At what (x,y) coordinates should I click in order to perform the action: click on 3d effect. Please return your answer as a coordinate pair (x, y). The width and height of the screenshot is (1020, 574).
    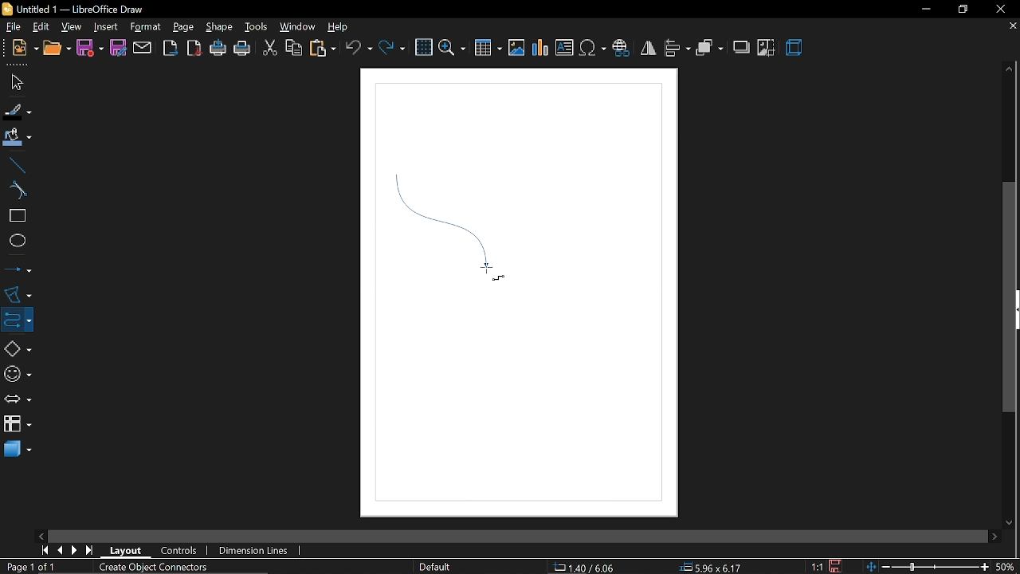
    Looking at the image, I should click on (794, 49).